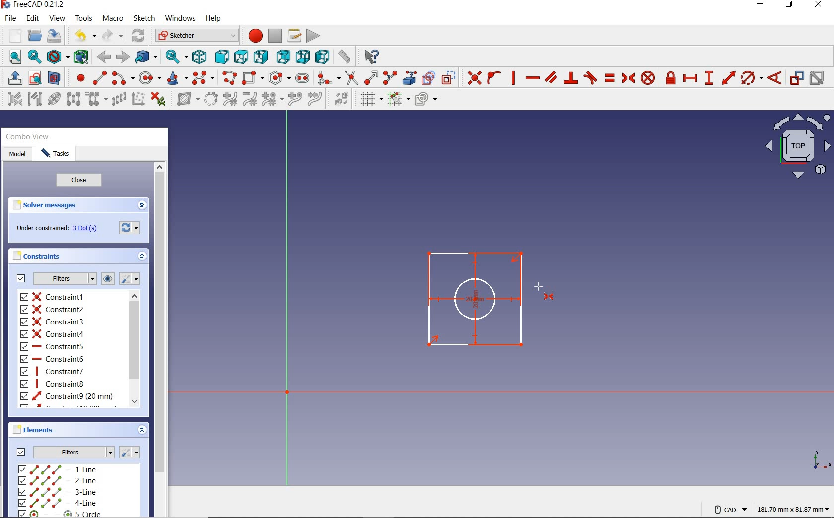 This screenshot has height=518, width=834. What do you see at coordinates (411, 78) in the screenshot?
I see `create external geometry` at bounding box center [411, 78].